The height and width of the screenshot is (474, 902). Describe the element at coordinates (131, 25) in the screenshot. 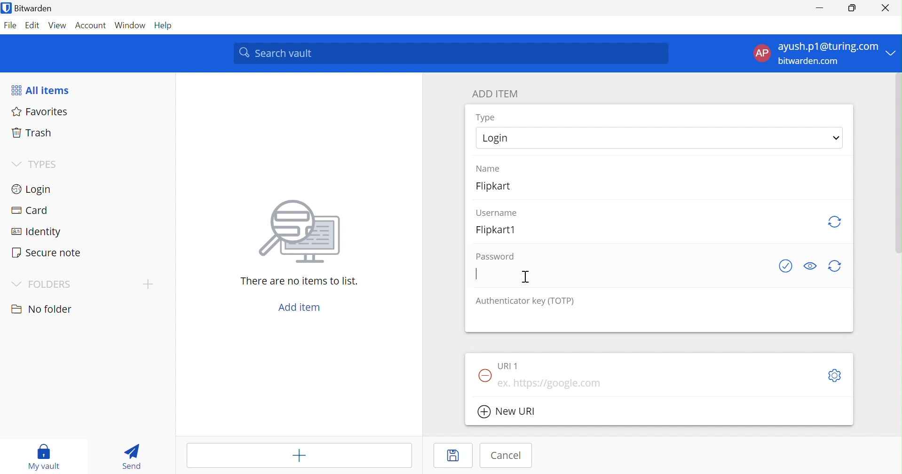

I see `Windows` at that location.